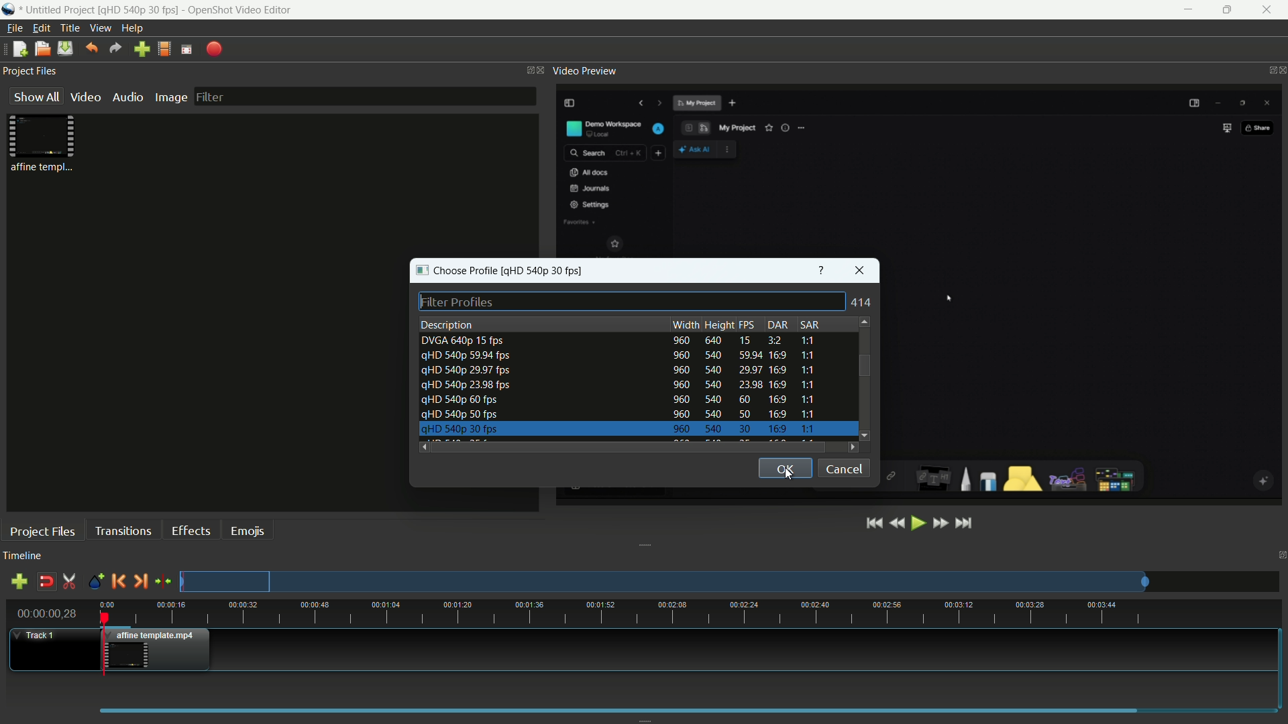 The image size is (1288, 724). What do you see at coordinates (1280, 556) in the screenshot?
I see `close timeline` at bounding box center [1280, 556].